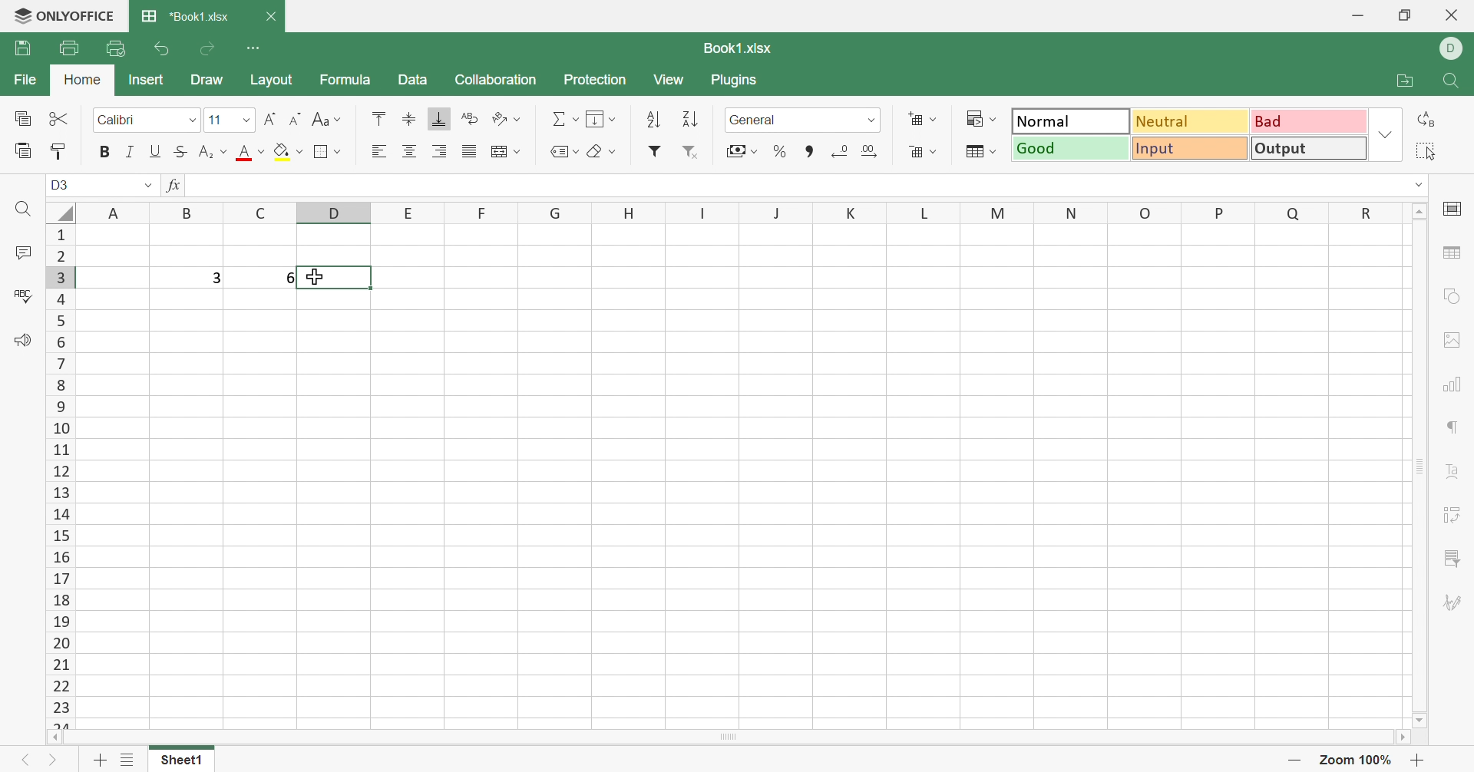 The height and width of the screenshot is (772, 1474). Describe the element at coordinates (156, 153) in the screenshot. I see `Underline` at that location.